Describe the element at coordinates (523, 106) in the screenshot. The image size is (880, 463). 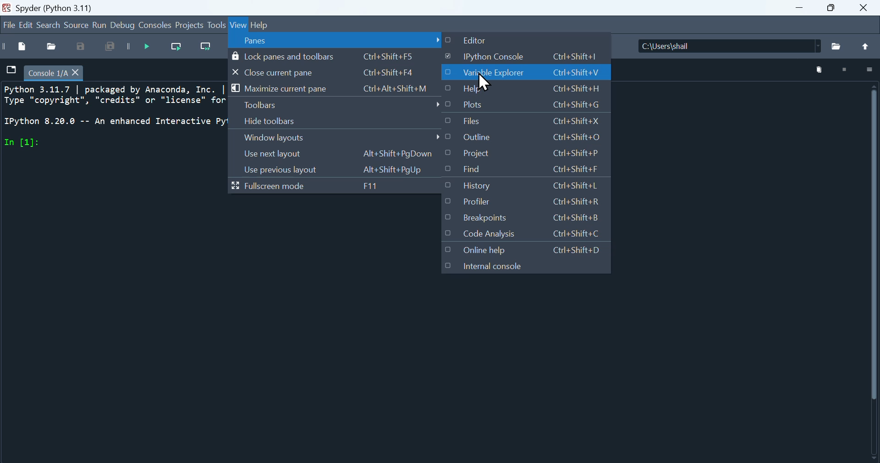
I see `plots` at that location.